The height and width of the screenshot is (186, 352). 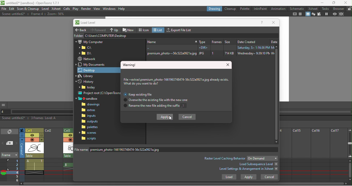 I want to click on Forward, so click(x=99, y=30).